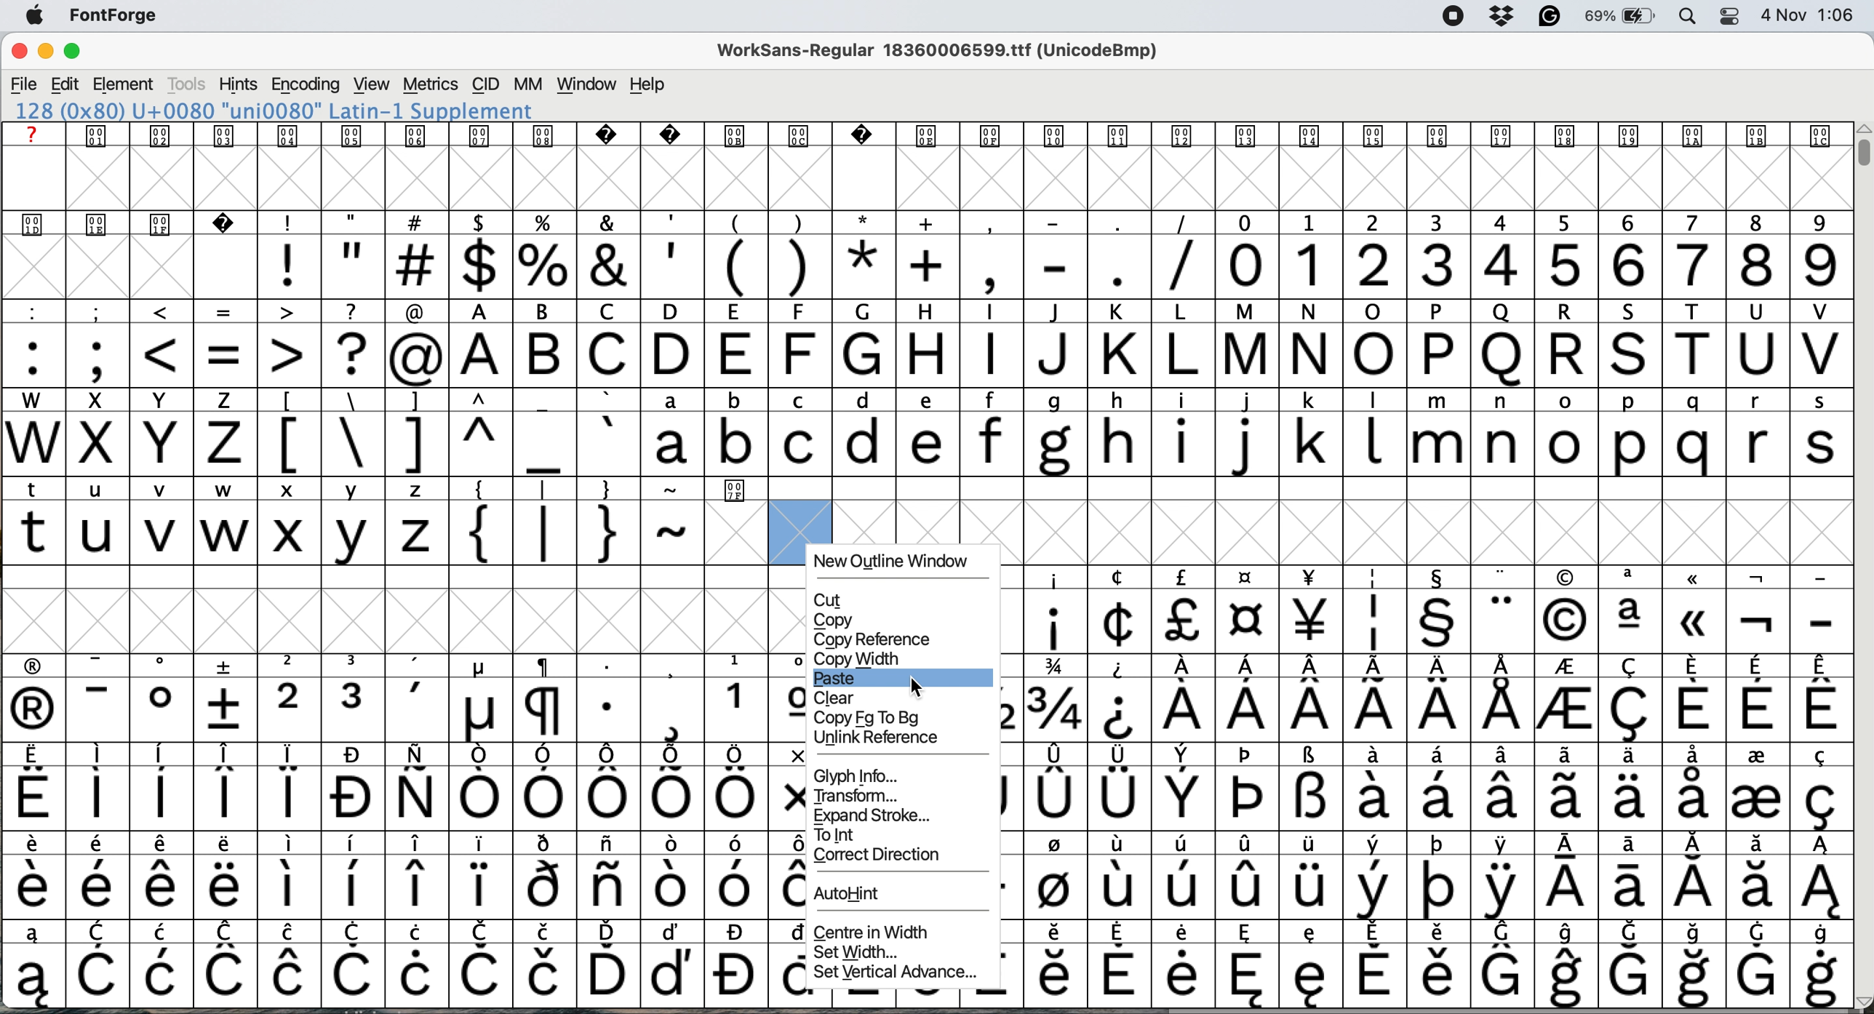 The image size is (1874, 1014). I want to click on lower case and upper case text and special characters, so click(930, 397).